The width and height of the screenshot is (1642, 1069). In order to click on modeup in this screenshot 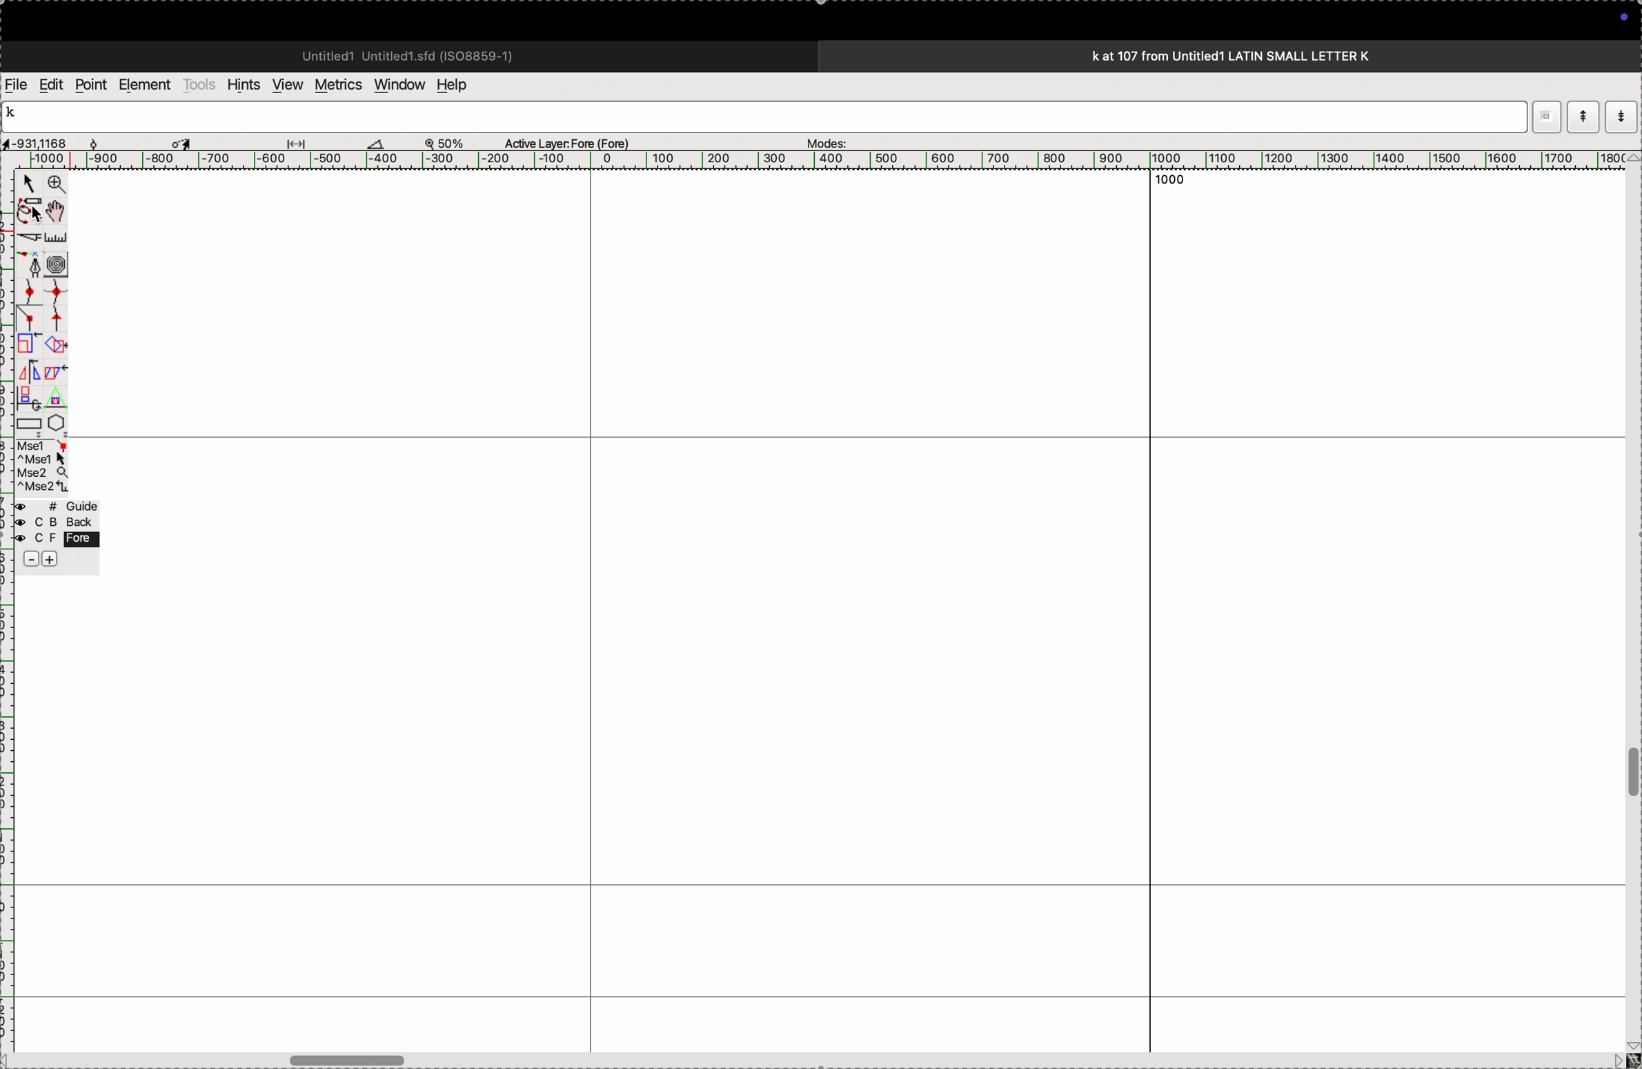, I will do `click(1583, 116)`.